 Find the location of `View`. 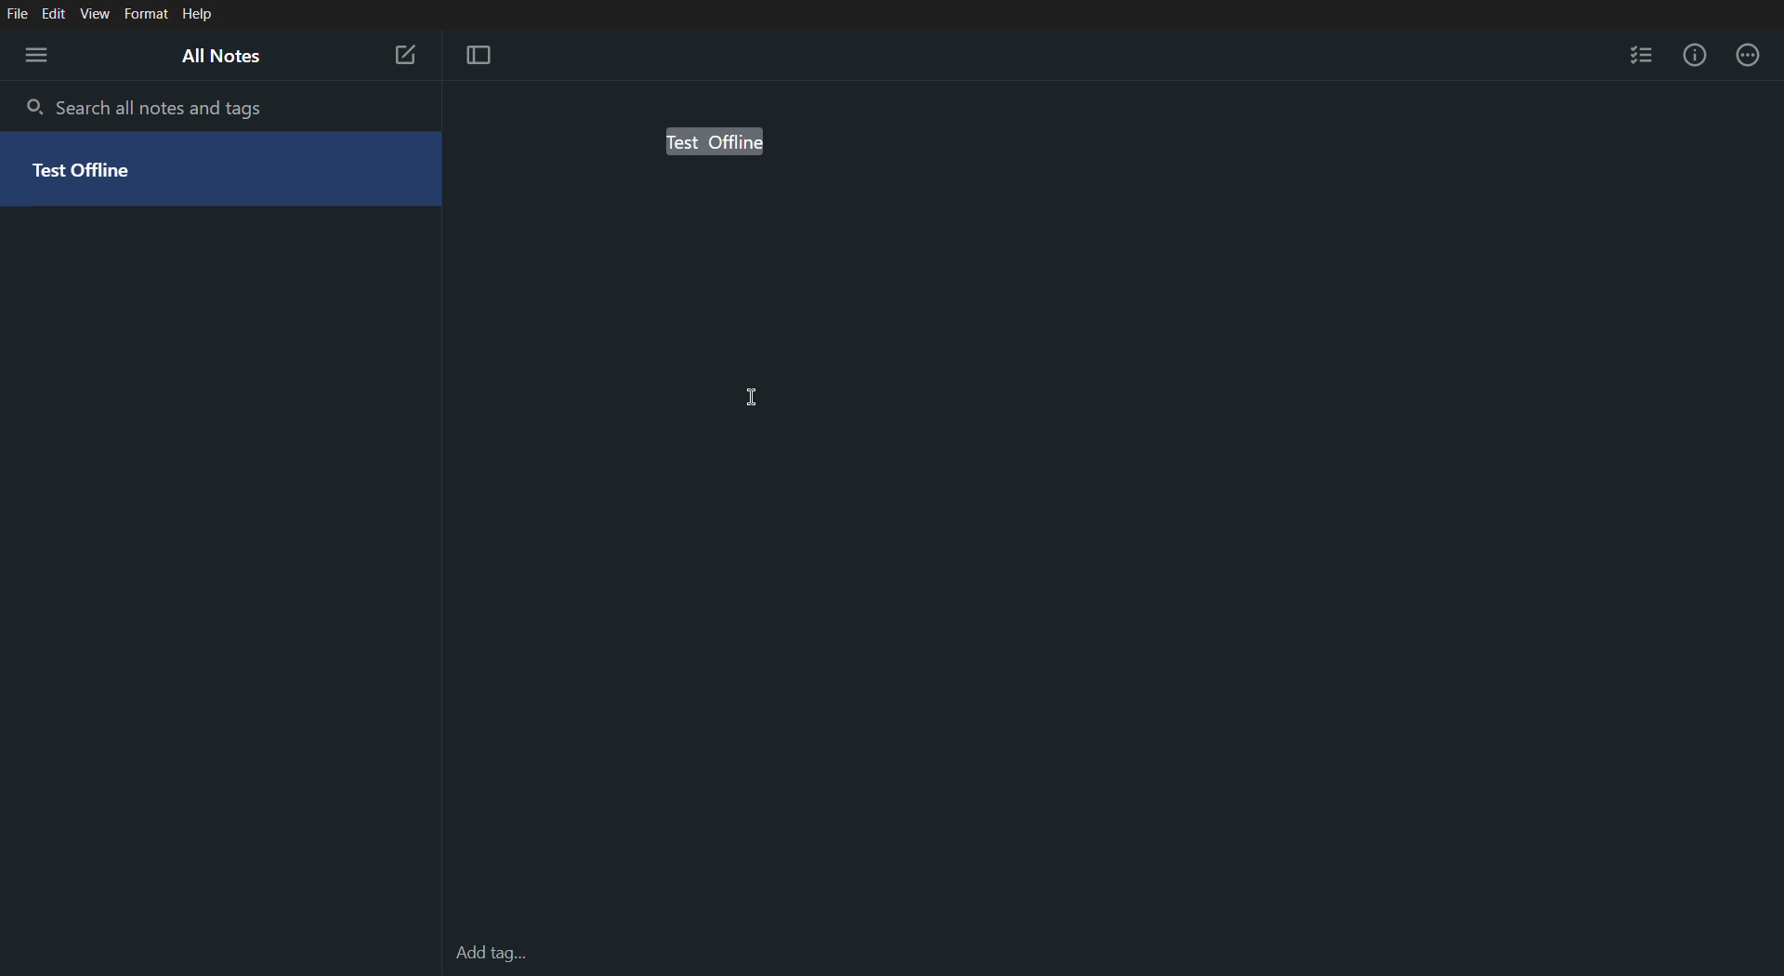

View is located at coordinates (98, 12).